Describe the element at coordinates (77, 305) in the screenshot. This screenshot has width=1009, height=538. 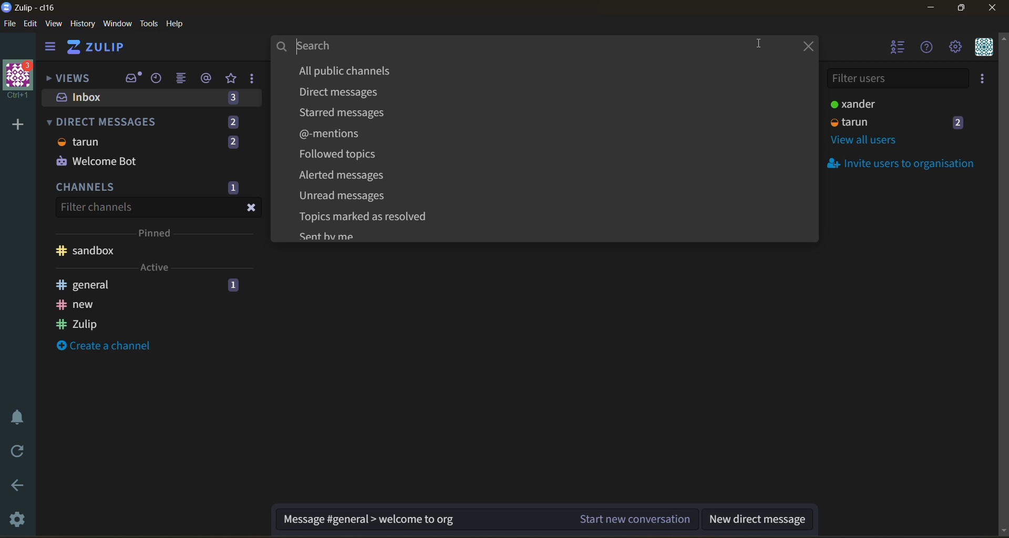
I see `# new` at that location.